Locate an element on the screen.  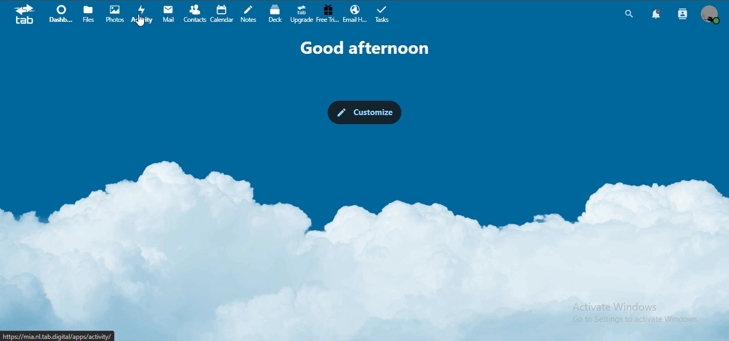
deck is located at coordinates (275, 13).